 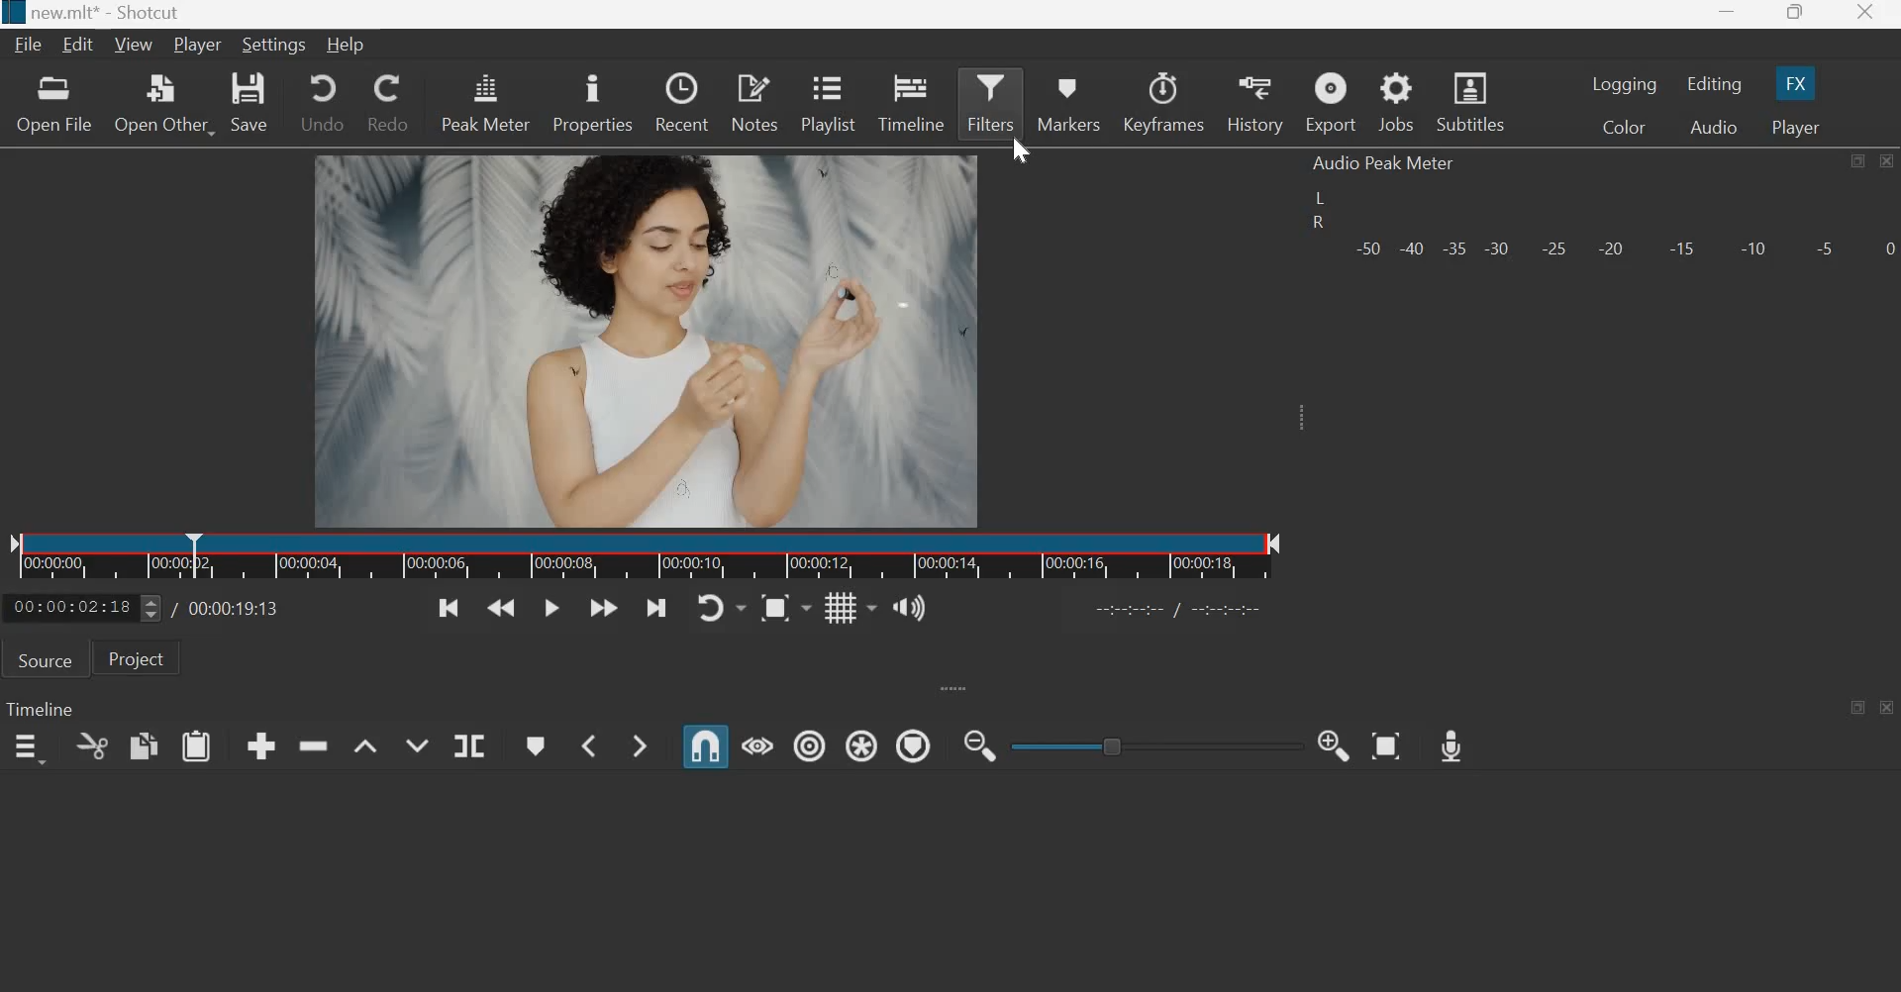 I want to click on Total duration, so click(x=237, y=608).